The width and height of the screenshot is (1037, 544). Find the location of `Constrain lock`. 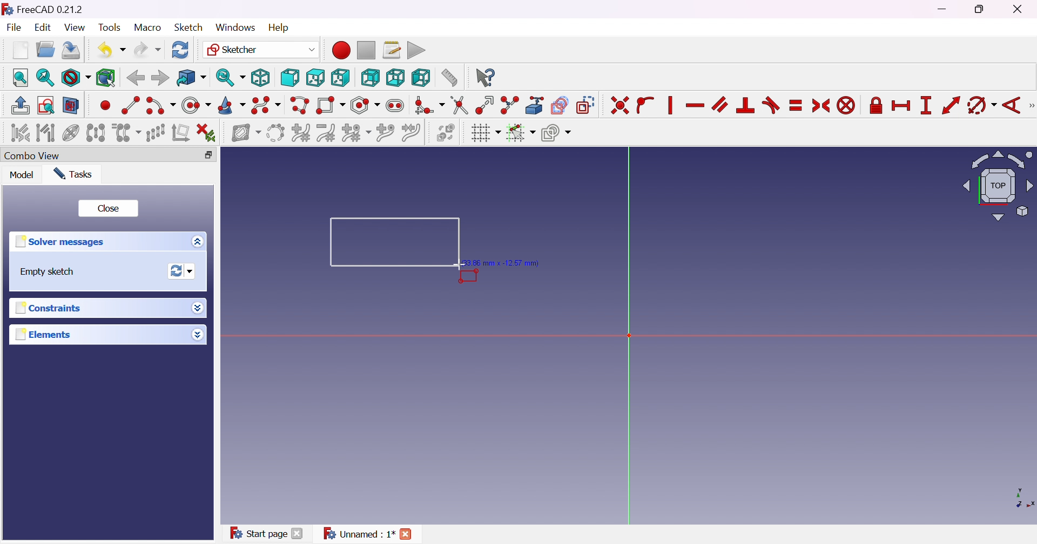

Constrain lock is located at coordinates (874, 106).